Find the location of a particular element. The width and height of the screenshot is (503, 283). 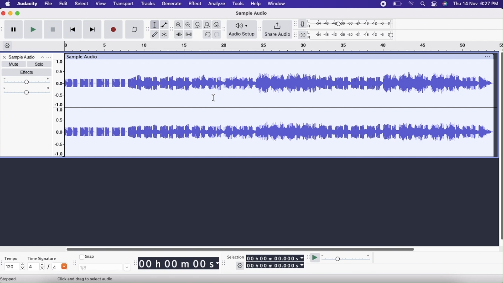

00 h 00 m 18.634 s is located at coordinates (275, 266).